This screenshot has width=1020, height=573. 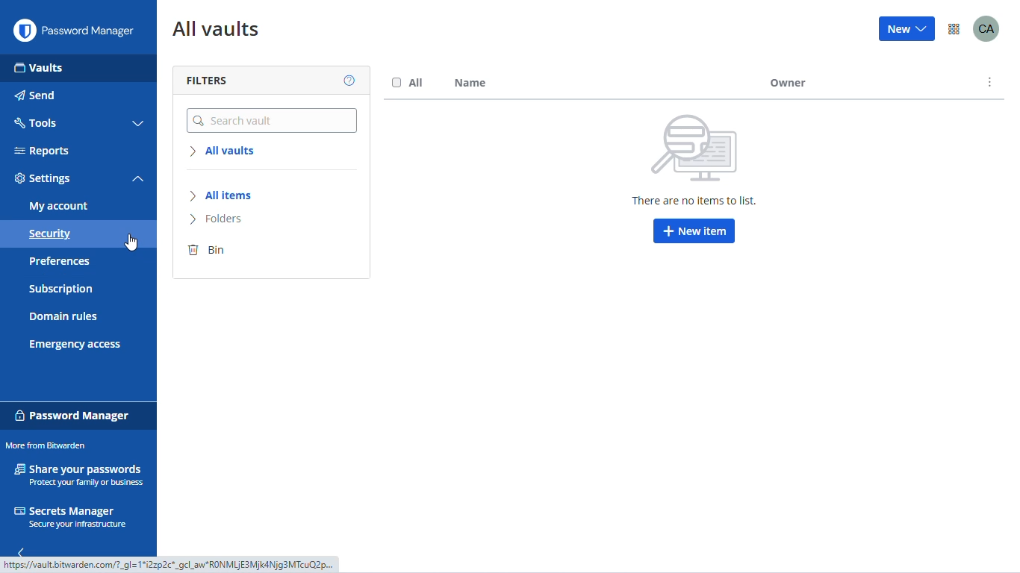 I want to click on more, so click(x=991, y=82).